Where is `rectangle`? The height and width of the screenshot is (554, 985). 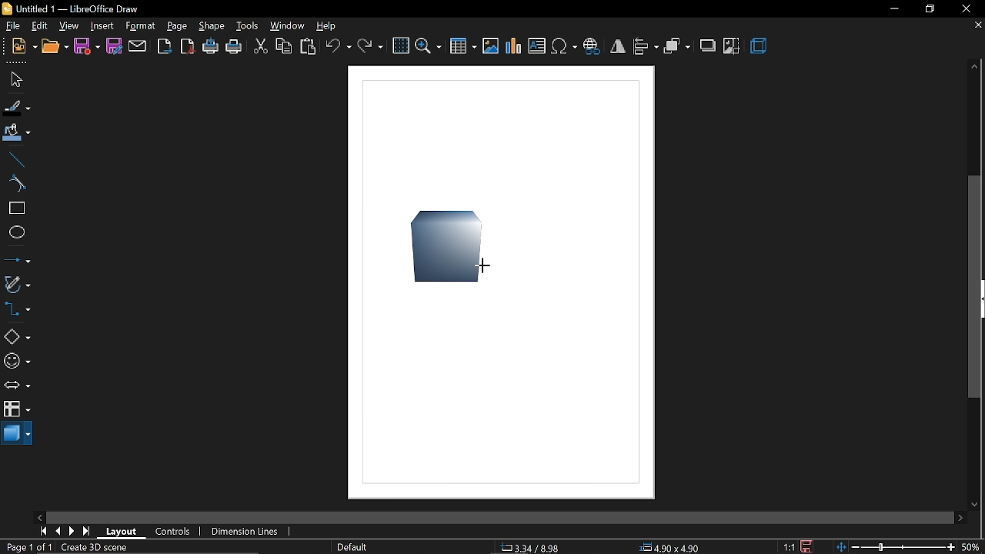
rectangle is located at coordinates (16, 209).